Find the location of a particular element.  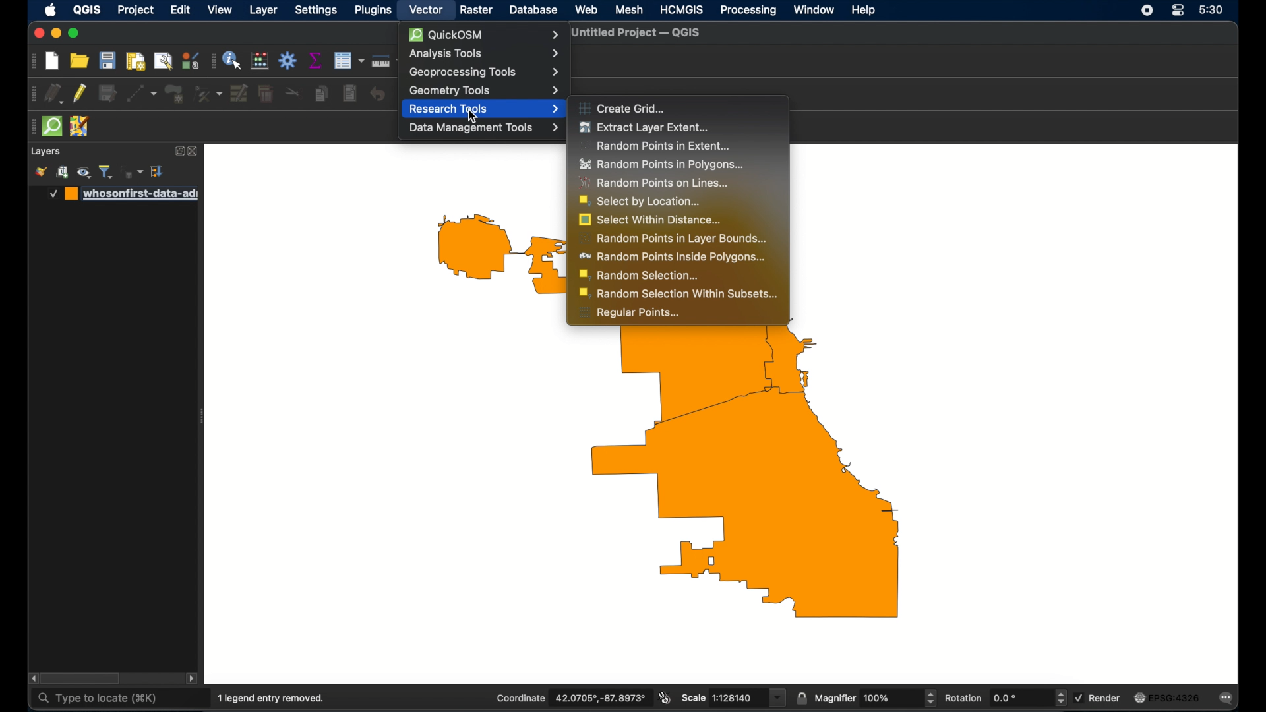

quickOSM is located at coordinates (485, 35).